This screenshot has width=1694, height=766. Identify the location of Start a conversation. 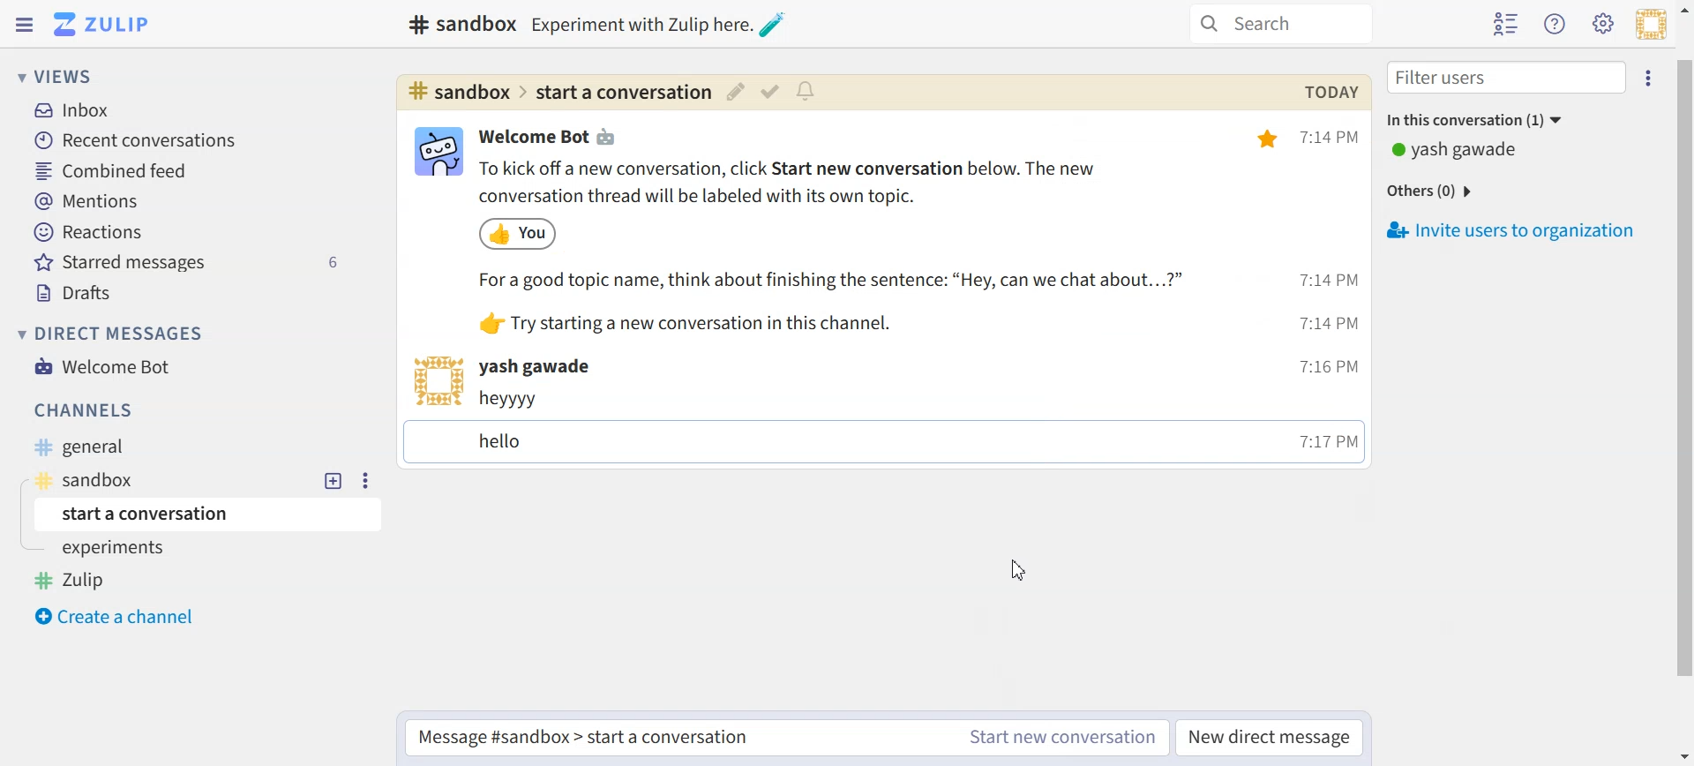
(674, 740).